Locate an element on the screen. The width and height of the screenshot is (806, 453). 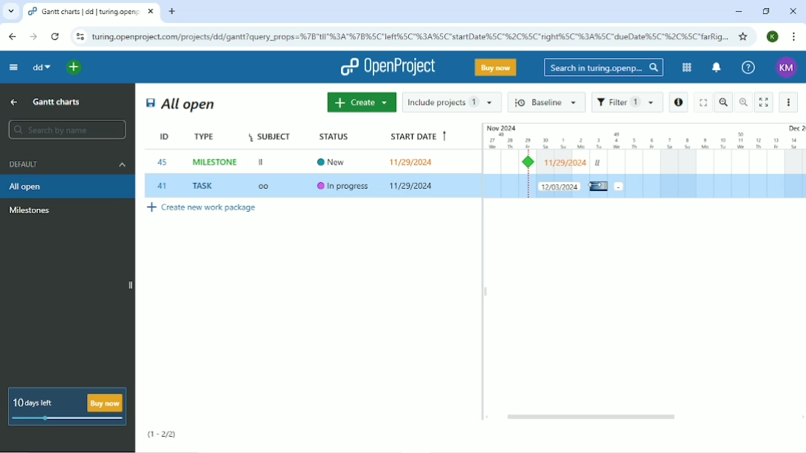
Fullscreen is located at coordinates (702, 102).